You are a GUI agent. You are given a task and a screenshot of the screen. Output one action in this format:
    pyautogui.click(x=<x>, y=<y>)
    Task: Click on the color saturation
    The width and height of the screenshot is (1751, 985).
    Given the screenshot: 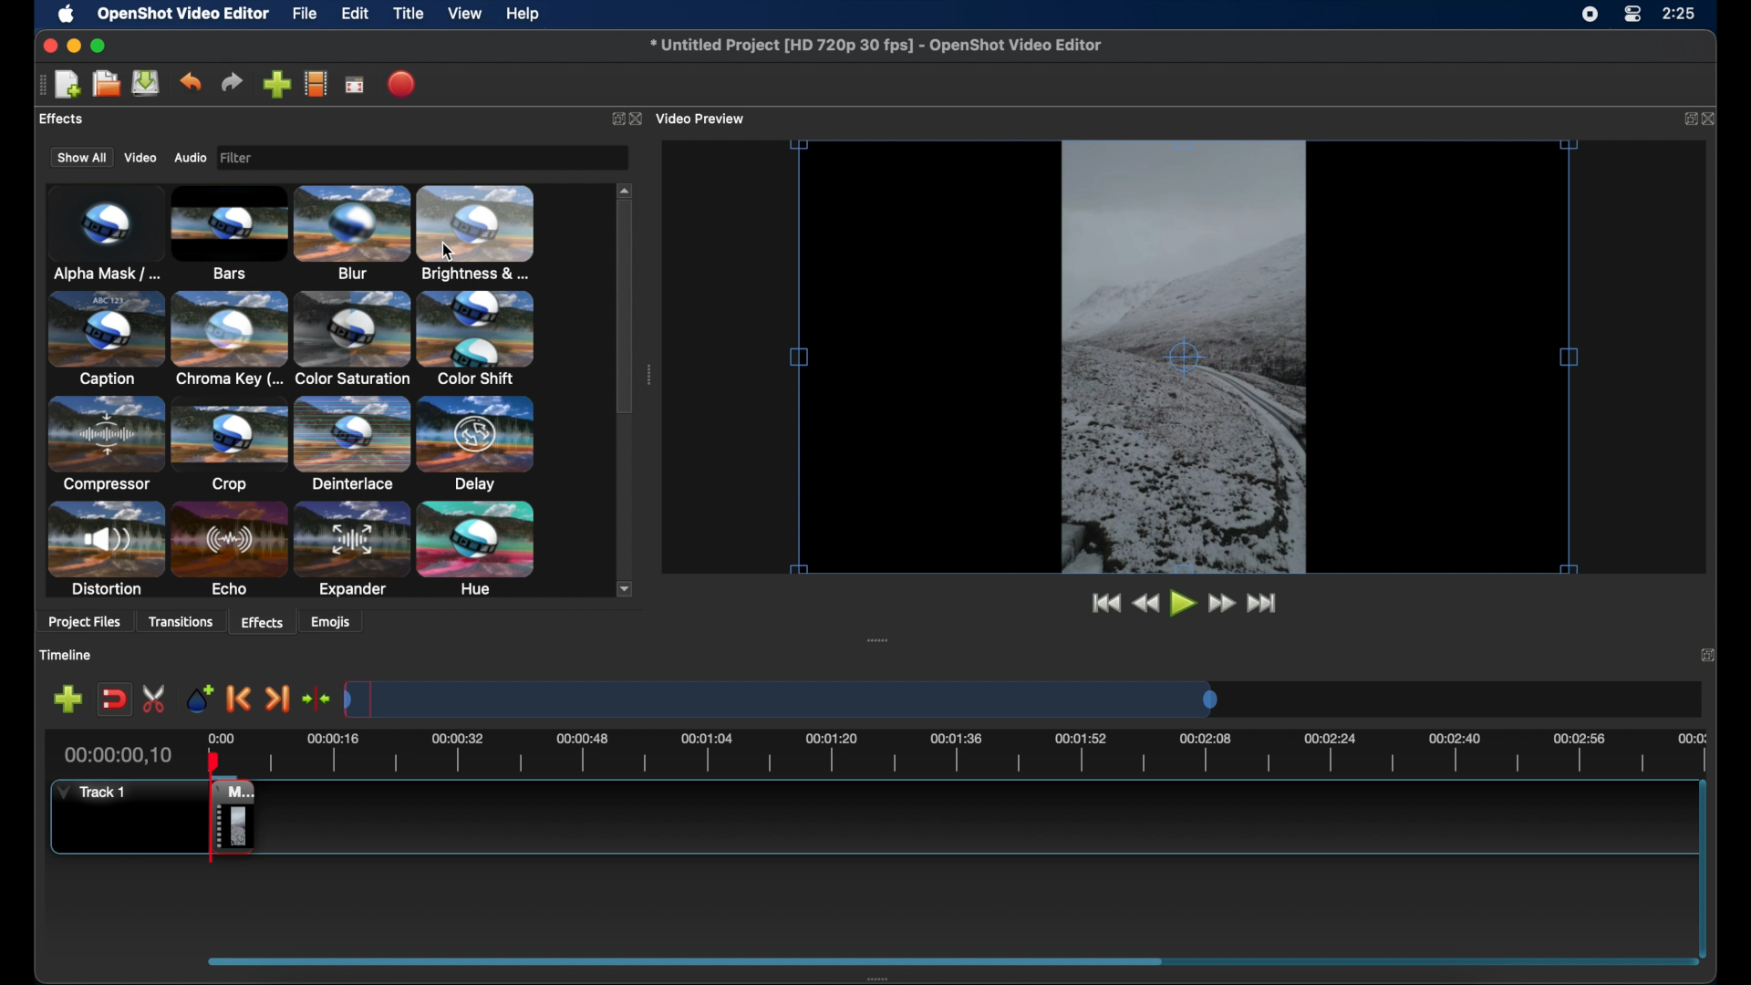 What is the action you would take?
    pyautogui.click(x=351, y=339)
    